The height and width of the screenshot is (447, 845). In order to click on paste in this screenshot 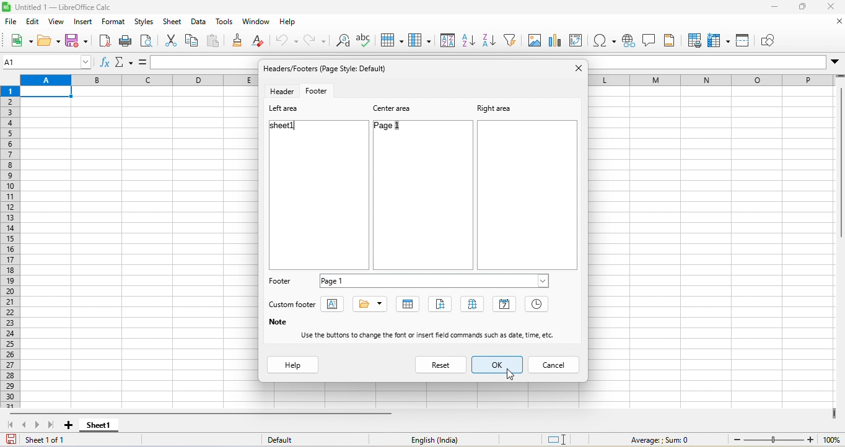, I will do `click(216, 41)`.